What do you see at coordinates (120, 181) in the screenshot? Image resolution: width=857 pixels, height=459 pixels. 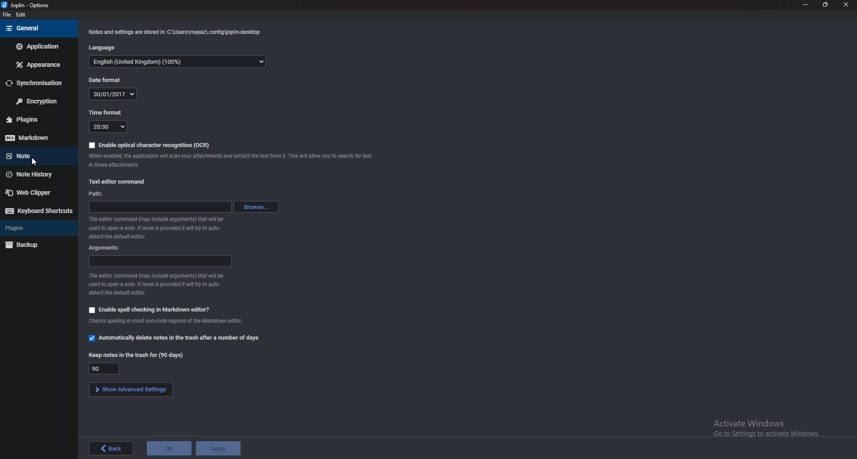 I see `Text editor command` at bounding box center [120, 181].